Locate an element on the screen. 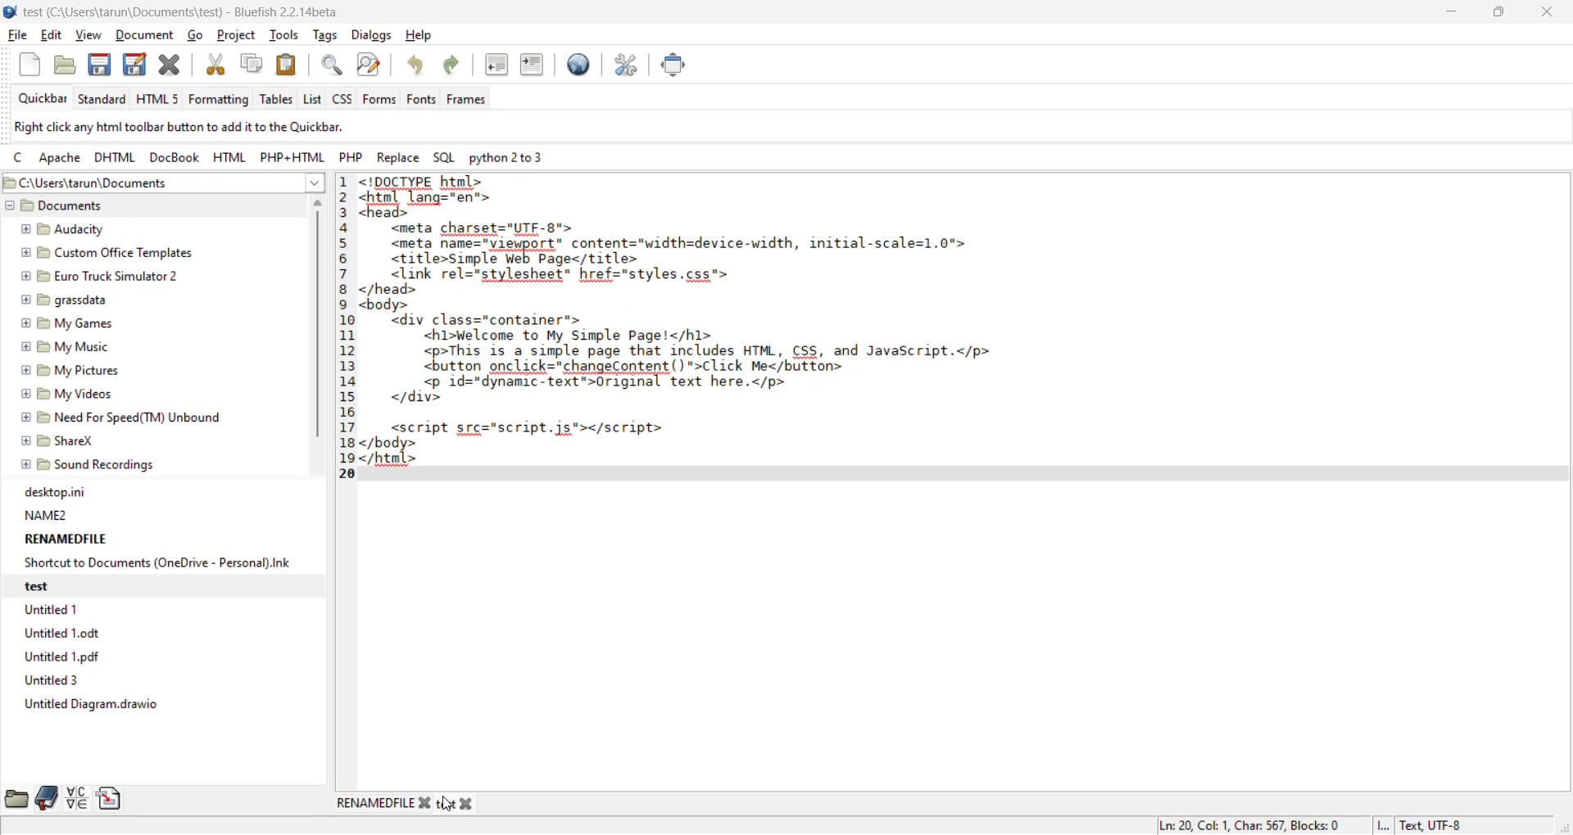  paste is located at coordinates (288, 63).